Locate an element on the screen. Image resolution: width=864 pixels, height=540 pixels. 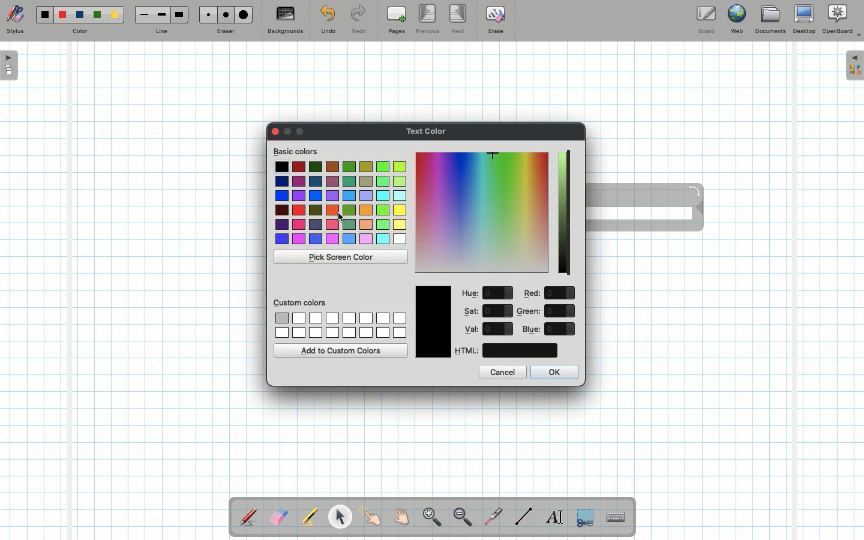
Grab is located at coordinates (402, 518).